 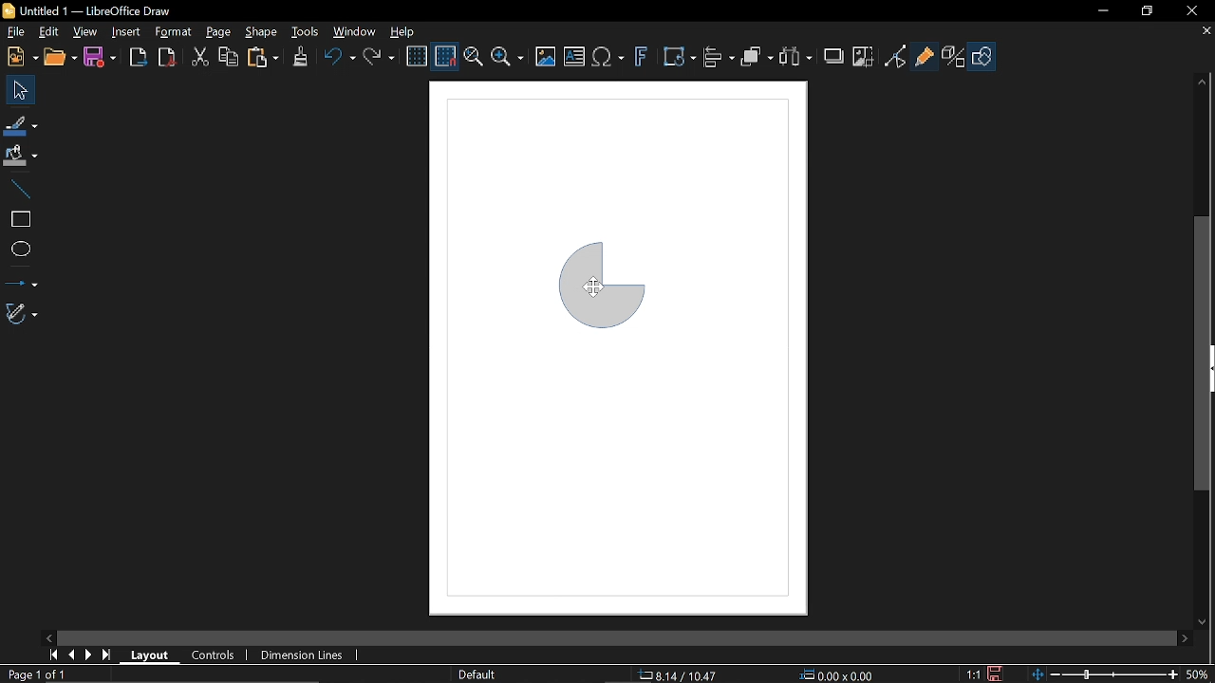 What do you see at coordinates (1206, 82) in the screenshot?
I see `Move up` at bounding box center [1206, 82].